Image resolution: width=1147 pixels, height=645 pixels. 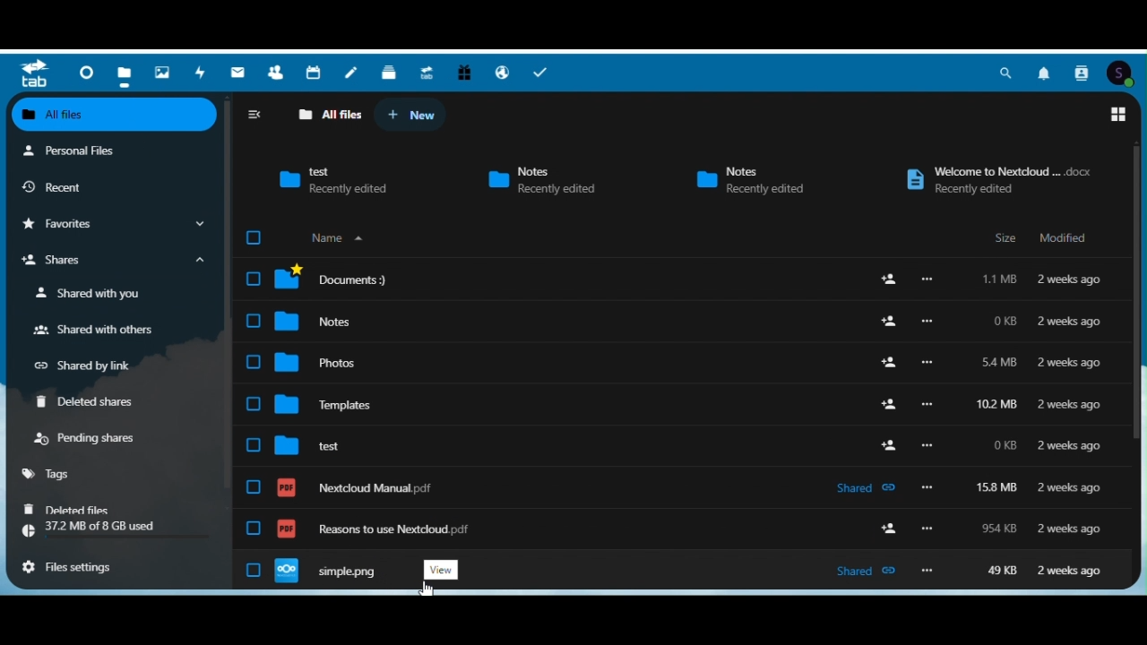 I want to click on checkbox, so click(x=254, y=362).